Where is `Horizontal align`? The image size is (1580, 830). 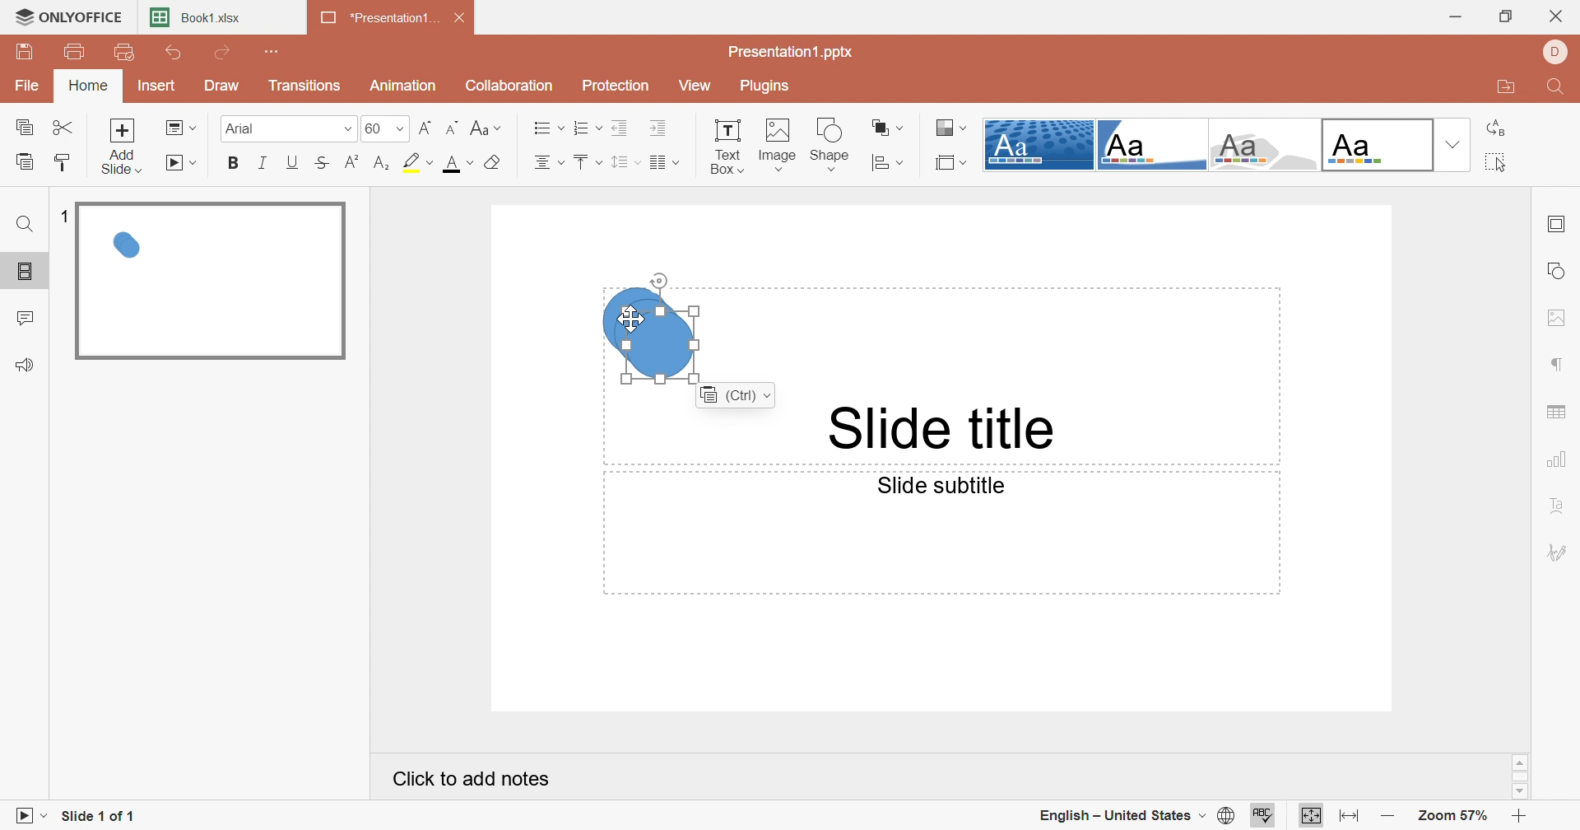
Horizontal align is located at coordinates (547, 127).